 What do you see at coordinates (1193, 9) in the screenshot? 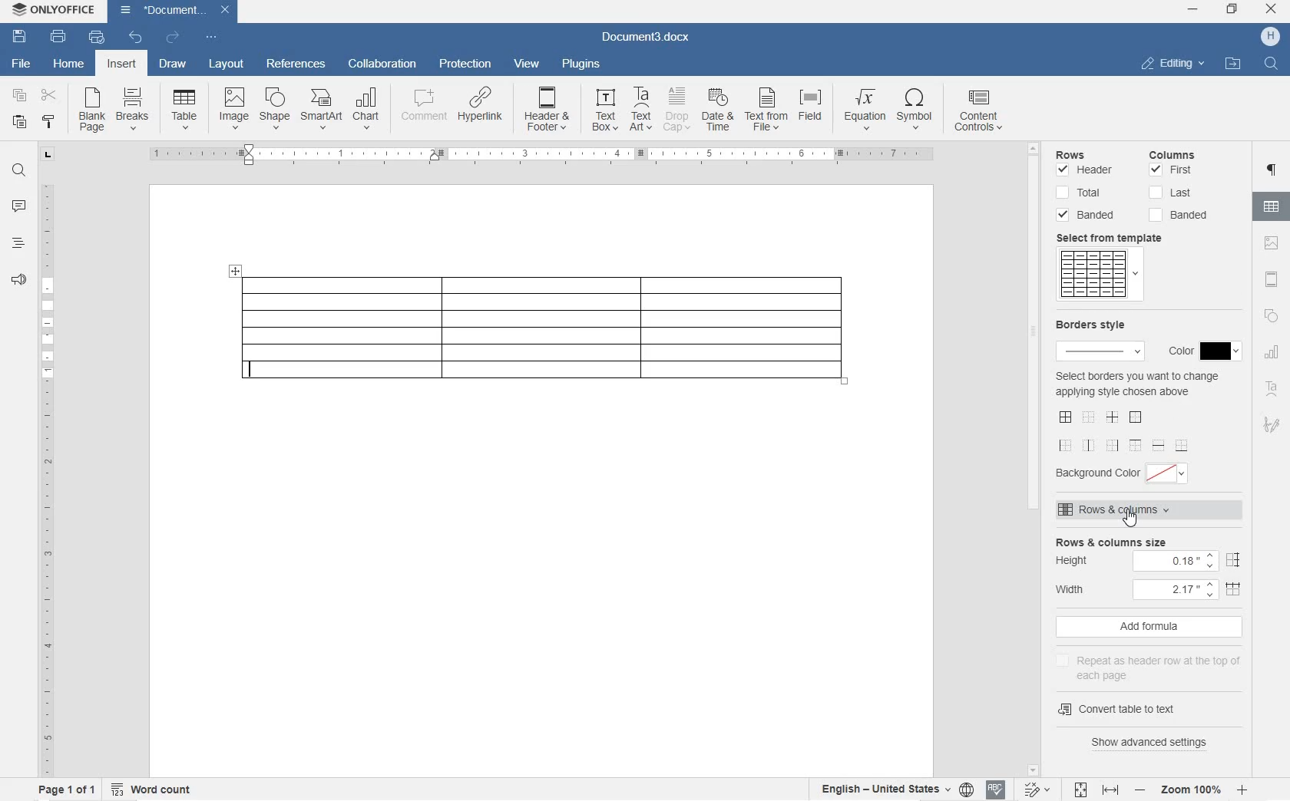
I see `MINIMIZE` at bounding box center [1193, 9].